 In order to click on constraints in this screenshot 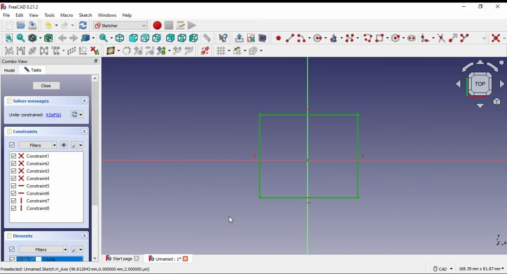, I will do `click(25, 132)`.